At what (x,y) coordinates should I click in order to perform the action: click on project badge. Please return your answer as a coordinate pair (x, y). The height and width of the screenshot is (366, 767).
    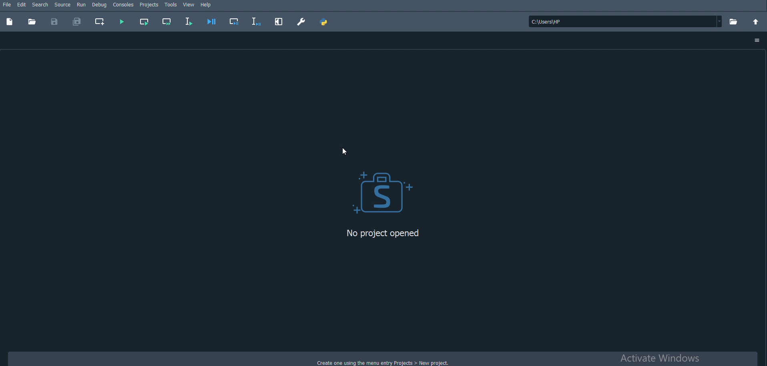
    Looking at the image, I should click on (380, 192).